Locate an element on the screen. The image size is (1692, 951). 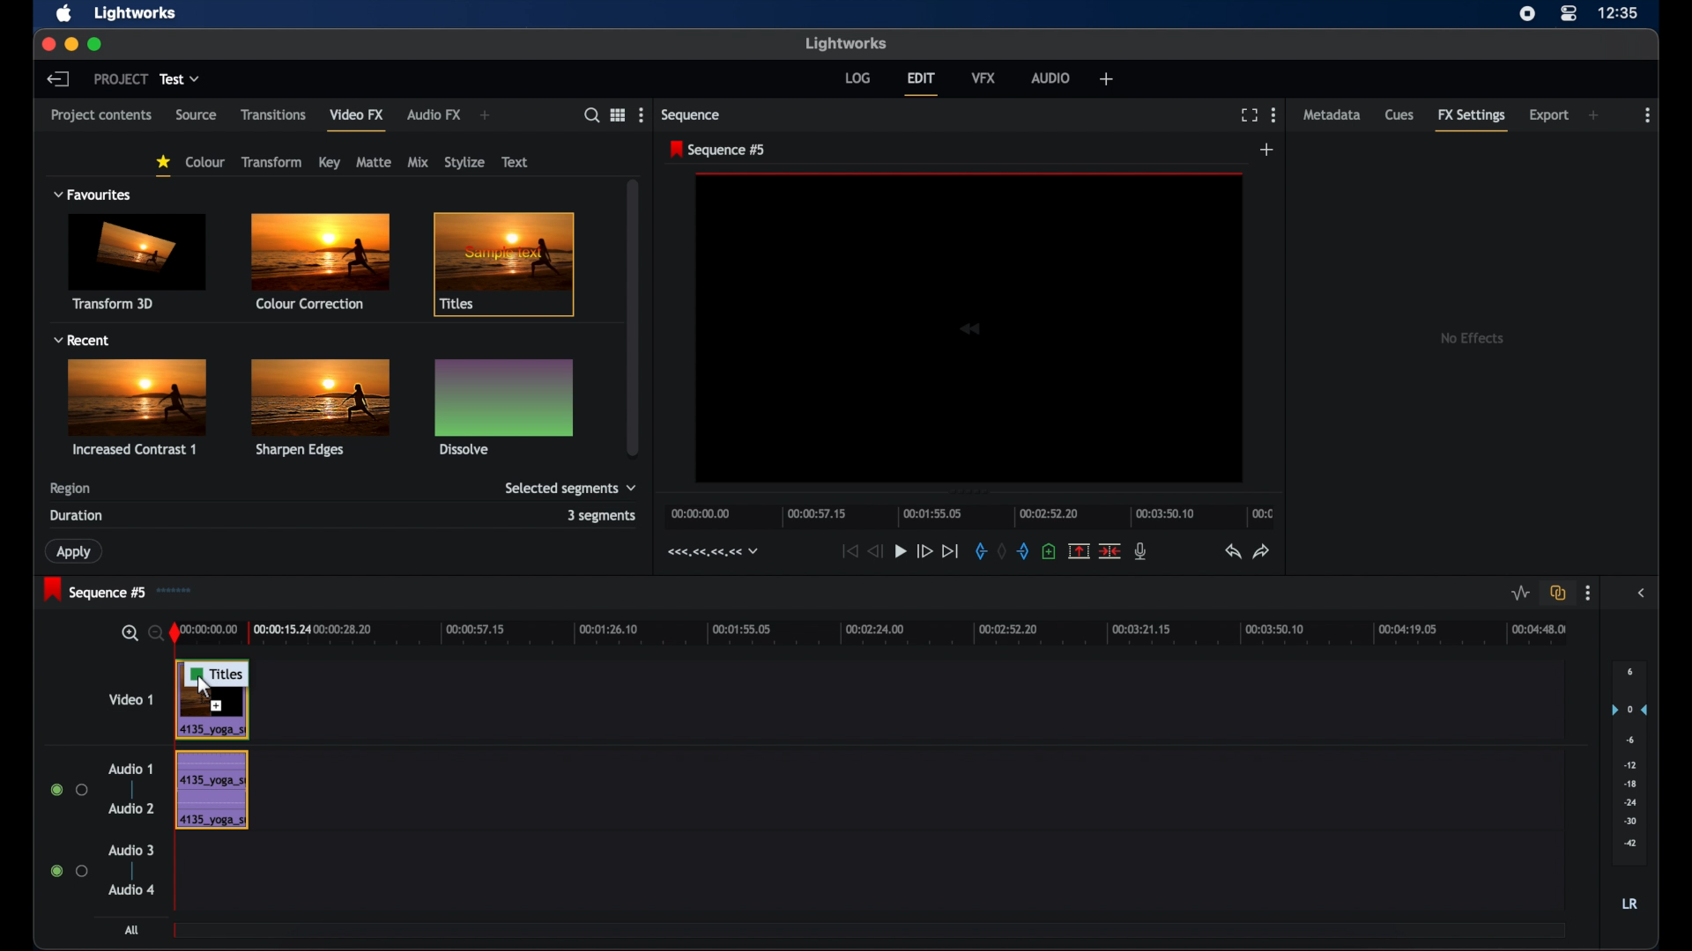
color corrections is located at coordinates (319, 262).